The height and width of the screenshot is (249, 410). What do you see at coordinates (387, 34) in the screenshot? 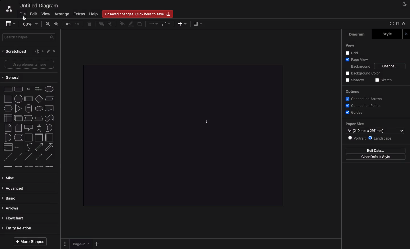
I see `Style` at bounding box center [387, 34].